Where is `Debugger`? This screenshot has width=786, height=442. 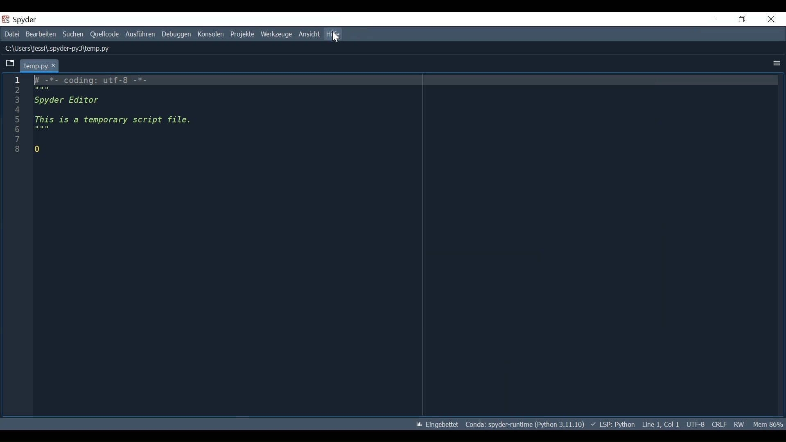 Debugger is located at coordinates (177, 34).